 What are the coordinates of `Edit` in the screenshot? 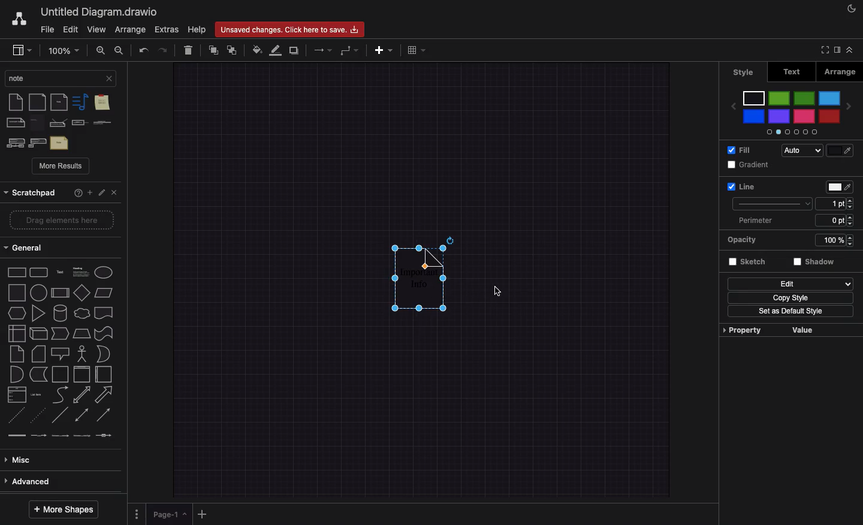 It's located at (72, 29).